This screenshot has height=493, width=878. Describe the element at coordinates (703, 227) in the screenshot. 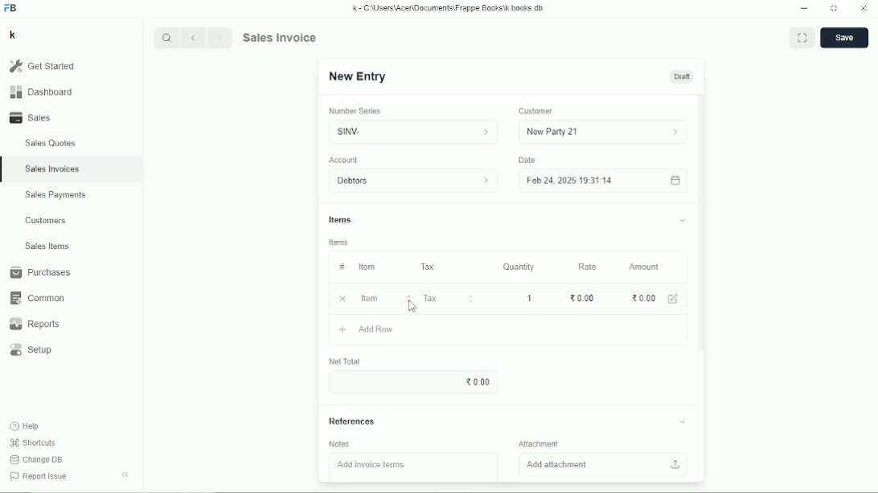

I see `Vertical scrollbar` at that location.